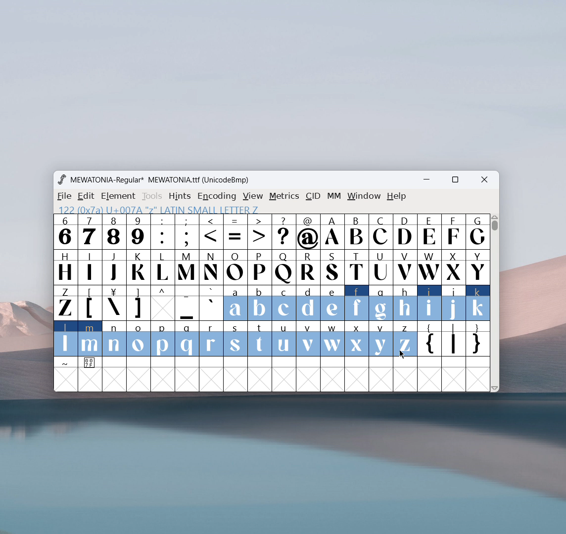  I want to click on R, so click(308, 268).